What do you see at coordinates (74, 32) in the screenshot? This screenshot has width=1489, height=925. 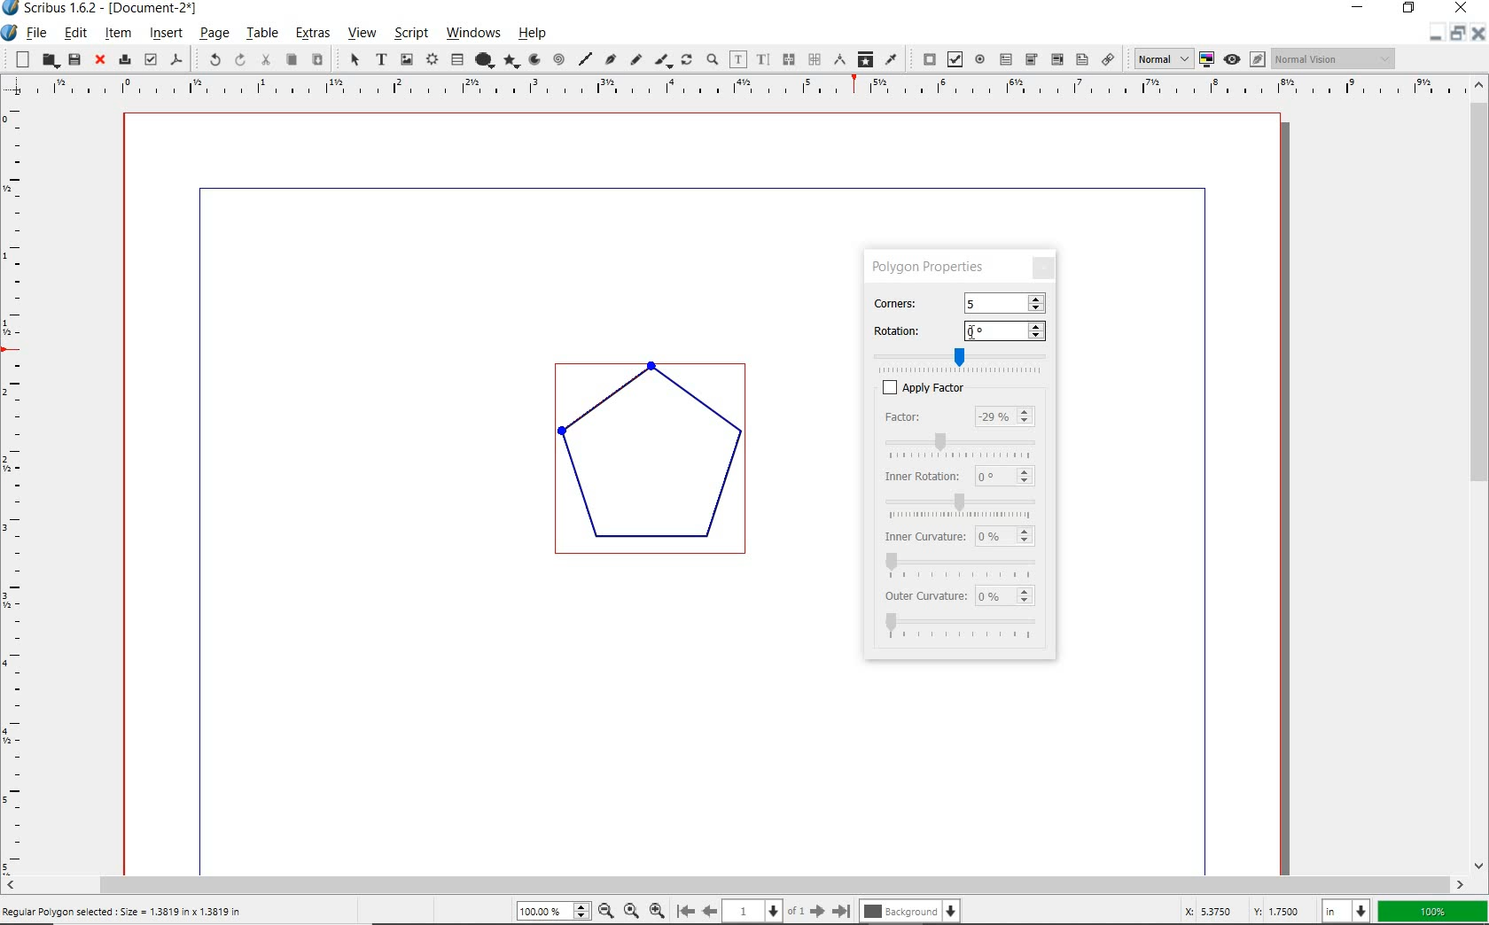 I see `edit` at bounding box center [74, 32].